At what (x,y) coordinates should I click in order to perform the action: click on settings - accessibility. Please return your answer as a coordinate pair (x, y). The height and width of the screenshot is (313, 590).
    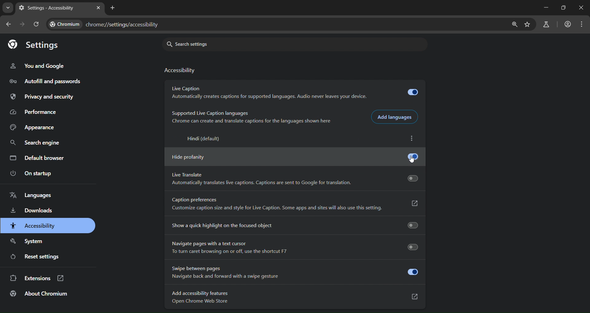
    Looking at the image, I should click on (49, 8).